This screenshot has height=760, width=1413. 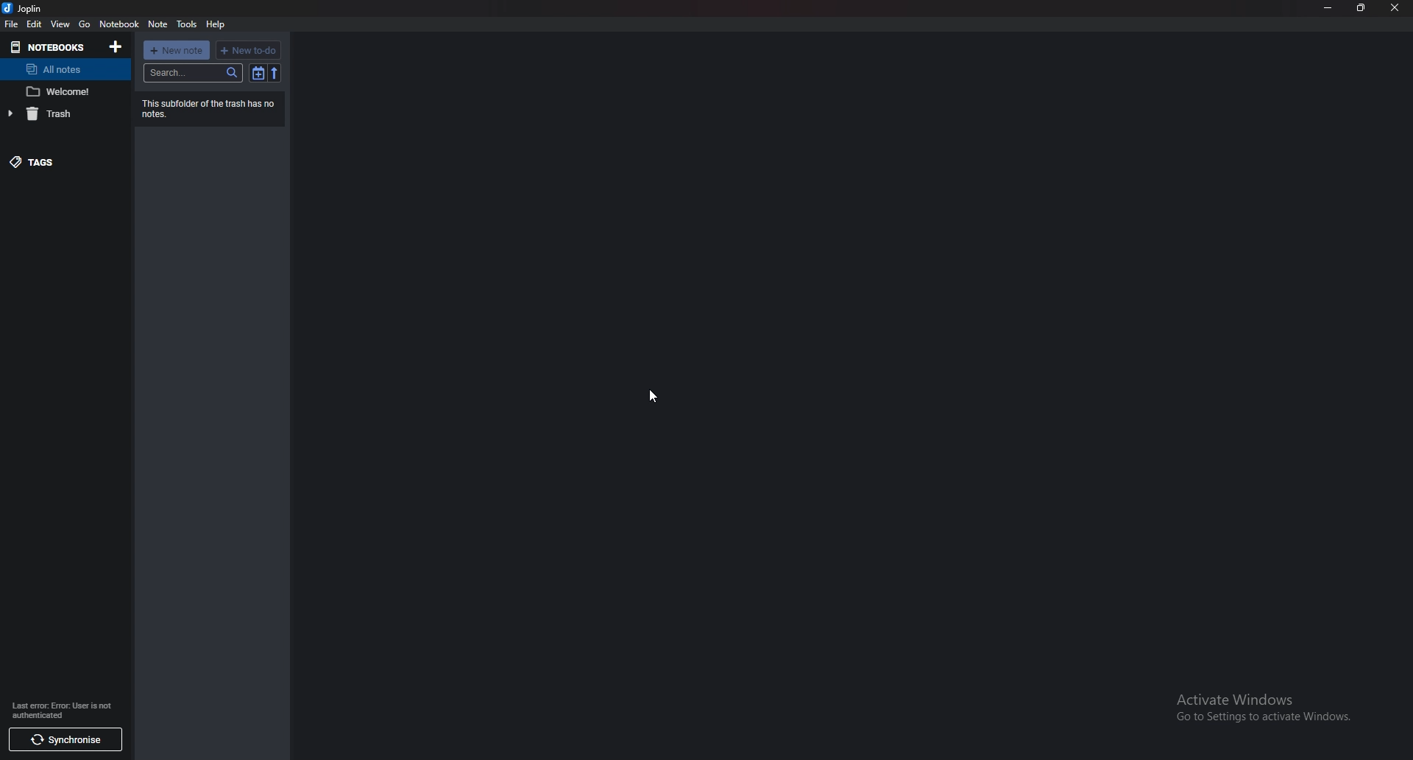 I want to click on Search, so click(x=194, y=72).